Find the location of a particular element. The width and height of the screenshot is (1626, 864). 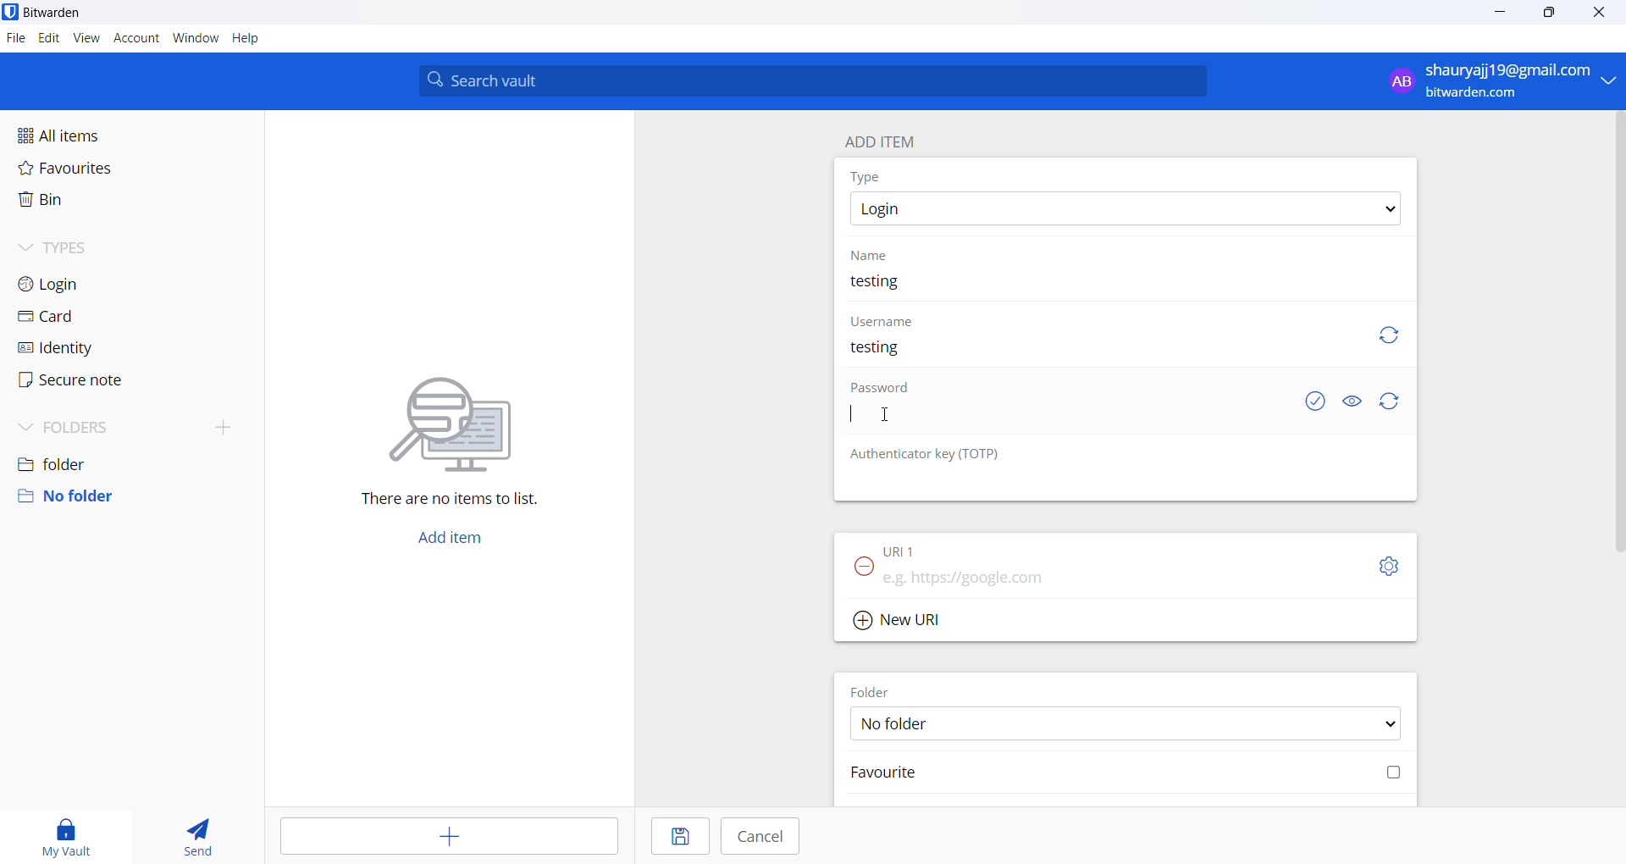

profile: shauryajj19@gmail.com is located at coordinates (1497, 80).